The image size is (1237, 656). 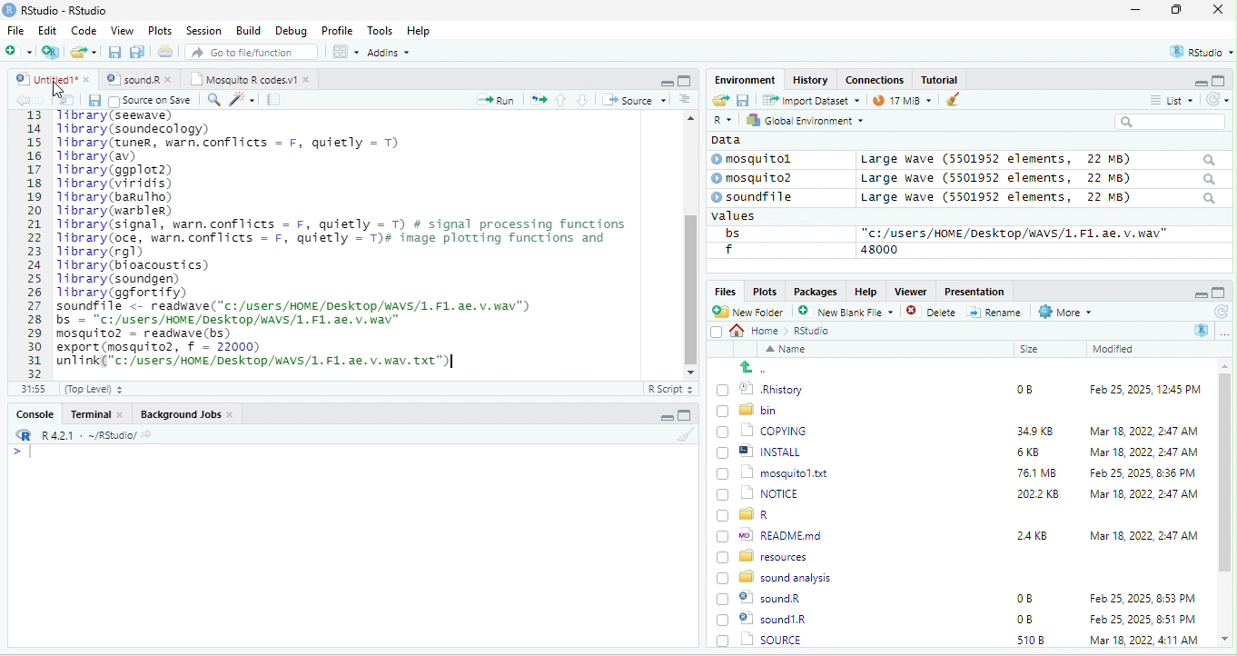 I want to click on ‘Mar 18, 2022, 2:47 AM, so click(x=1143, y=494).